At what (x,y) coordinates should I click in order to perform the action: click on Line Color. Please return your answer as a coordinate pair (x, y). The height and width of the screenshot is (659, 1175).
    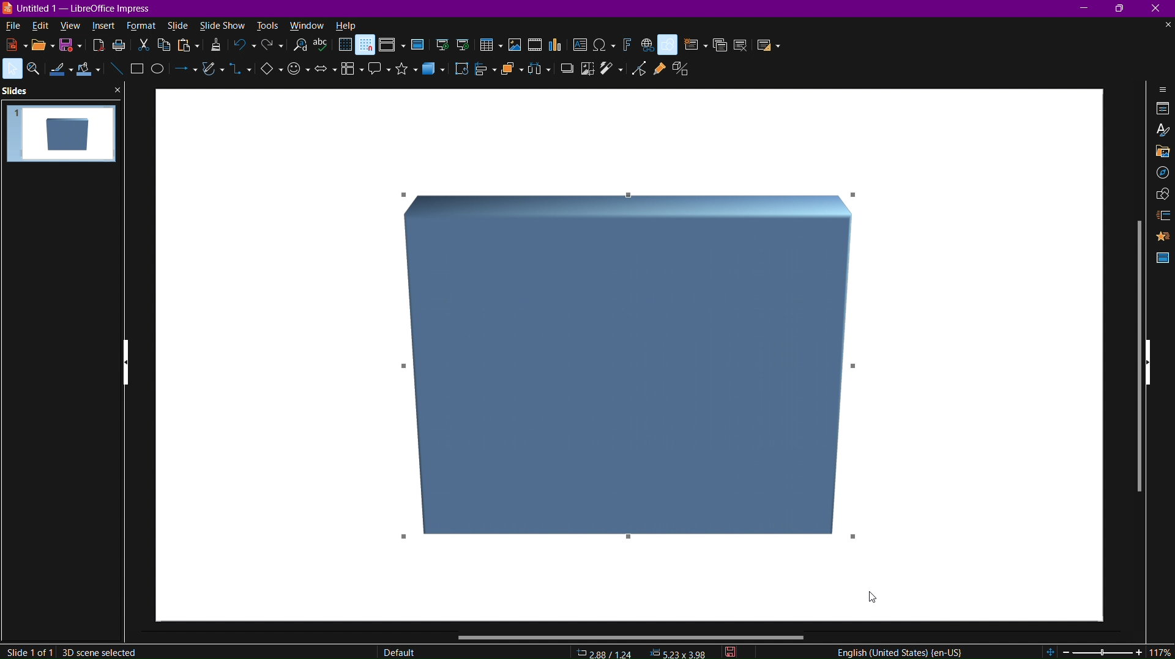
    Looking at the image, I should click on (60, 72).